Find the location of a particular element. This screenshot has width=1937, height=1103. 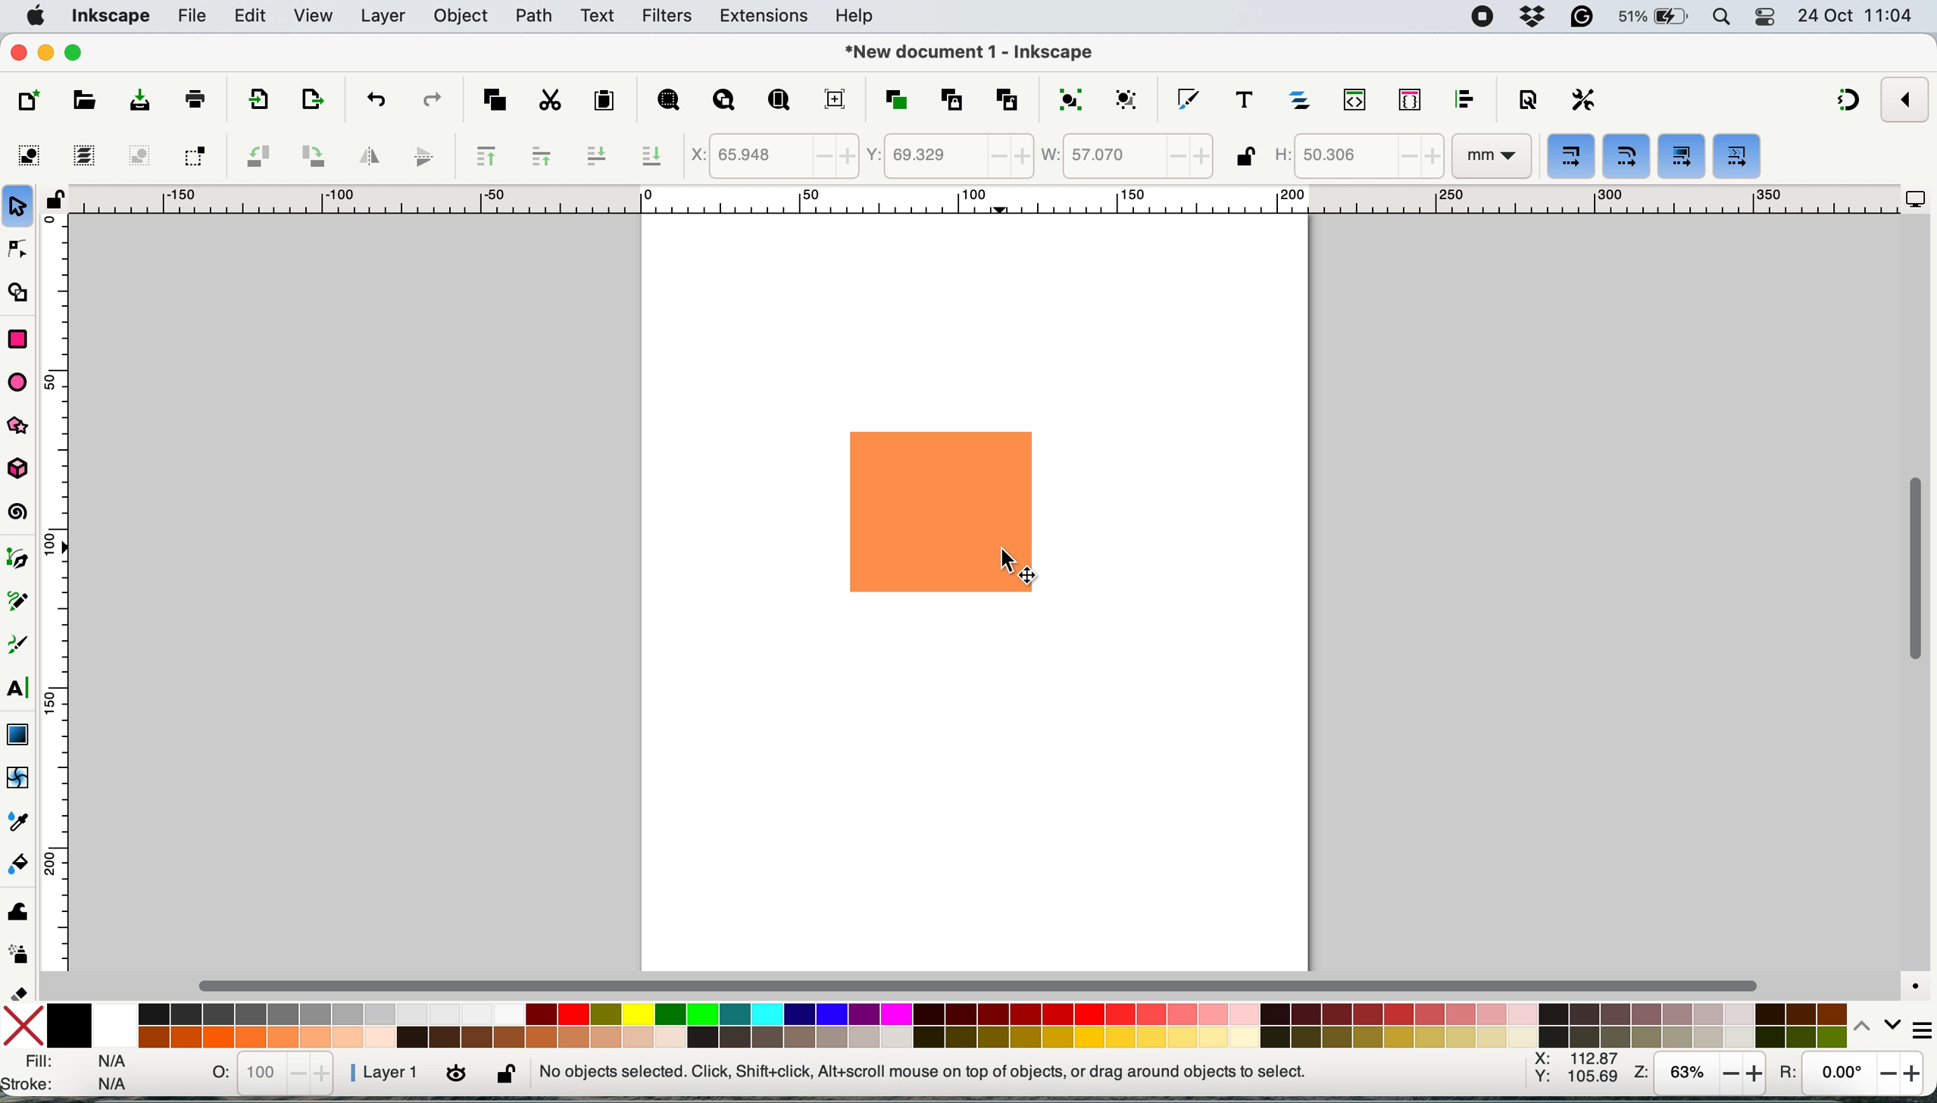

help is located at coordinates (859, 17).